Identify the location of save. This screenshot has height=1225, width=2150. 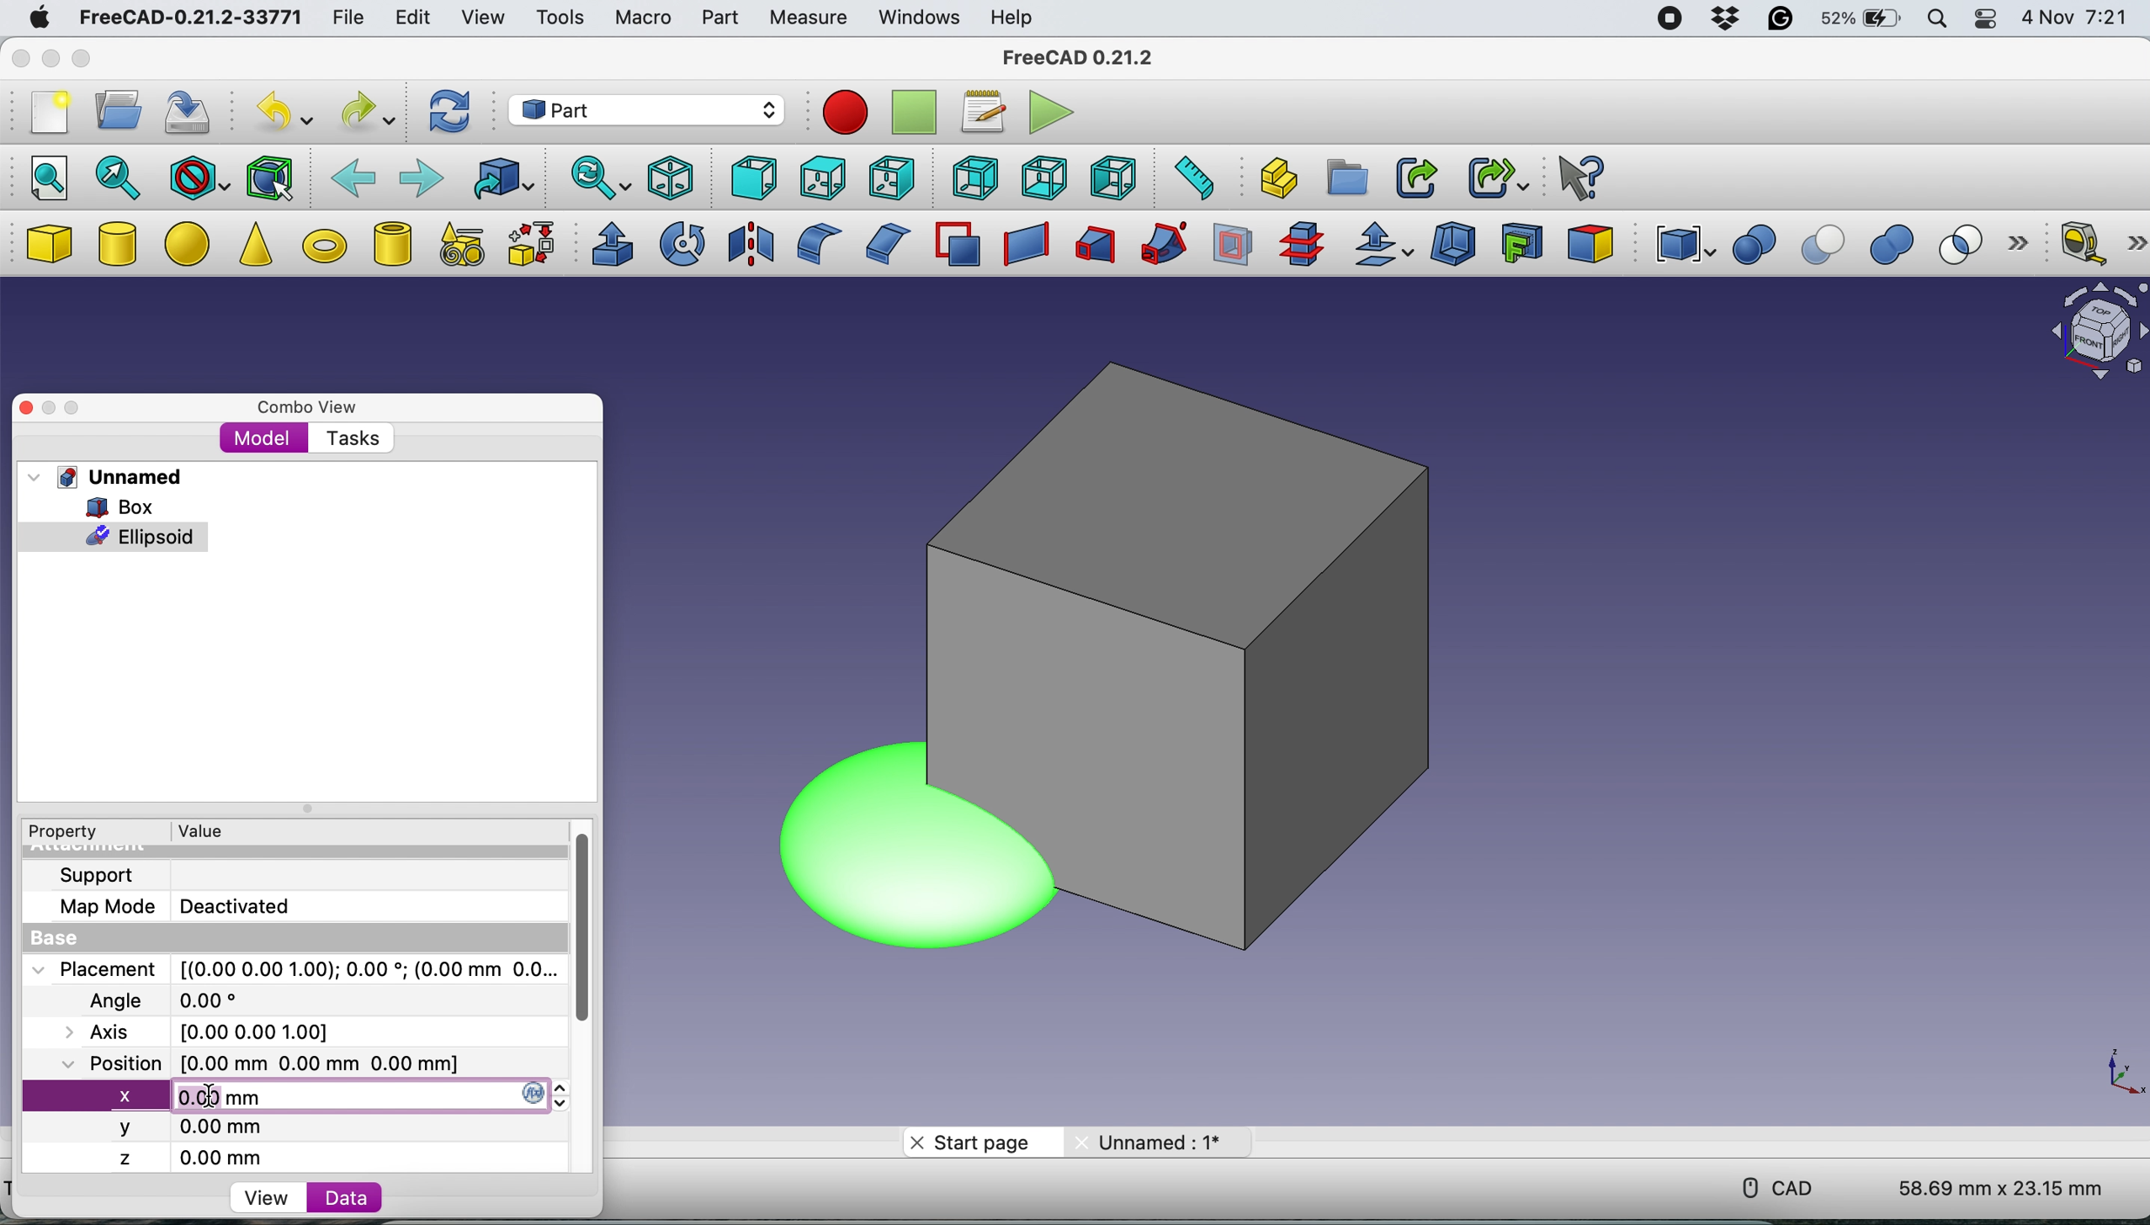
(191, 114).